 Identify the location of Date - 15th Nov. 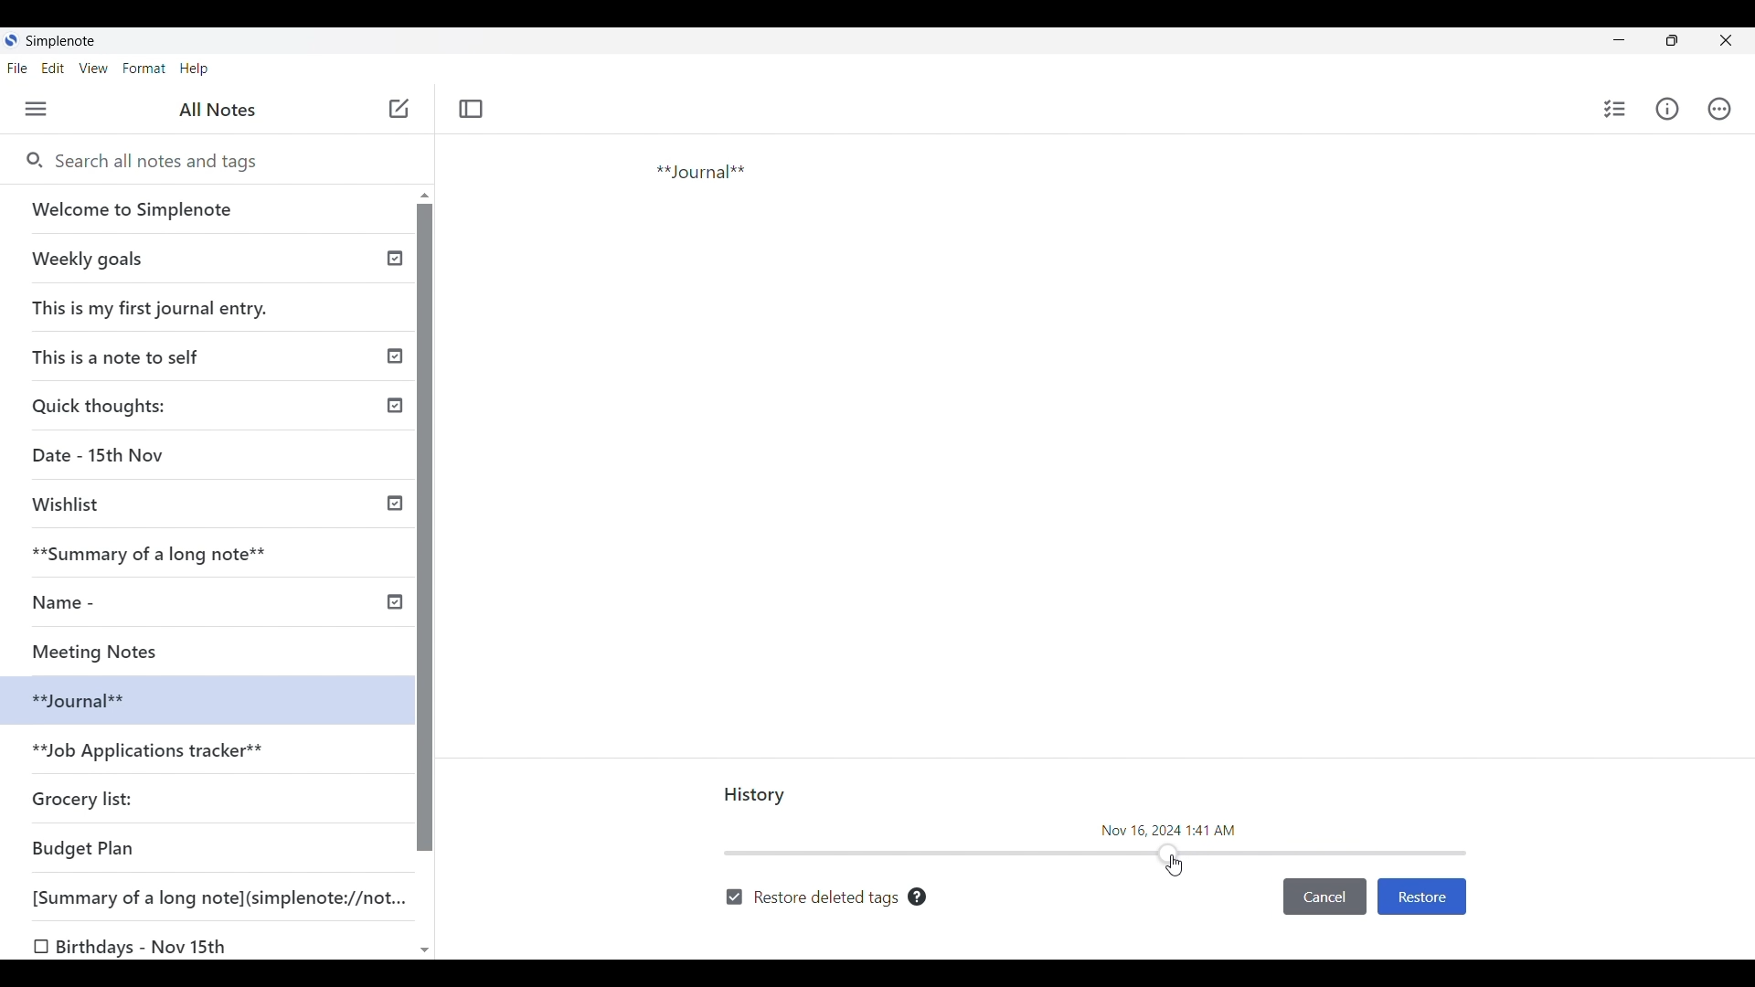
(101, 455).